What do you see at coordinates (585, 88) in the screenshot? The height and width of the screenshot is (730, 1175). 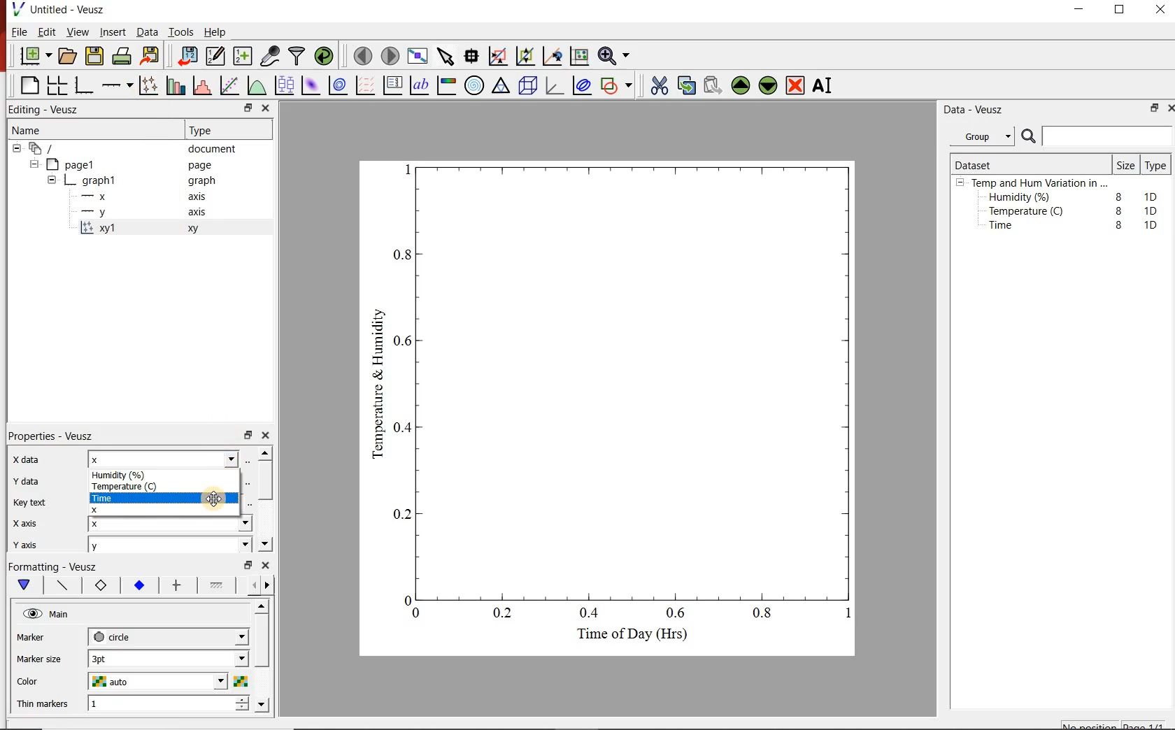 I see `plot covariance ellipses` at bounding box center [585, 88].